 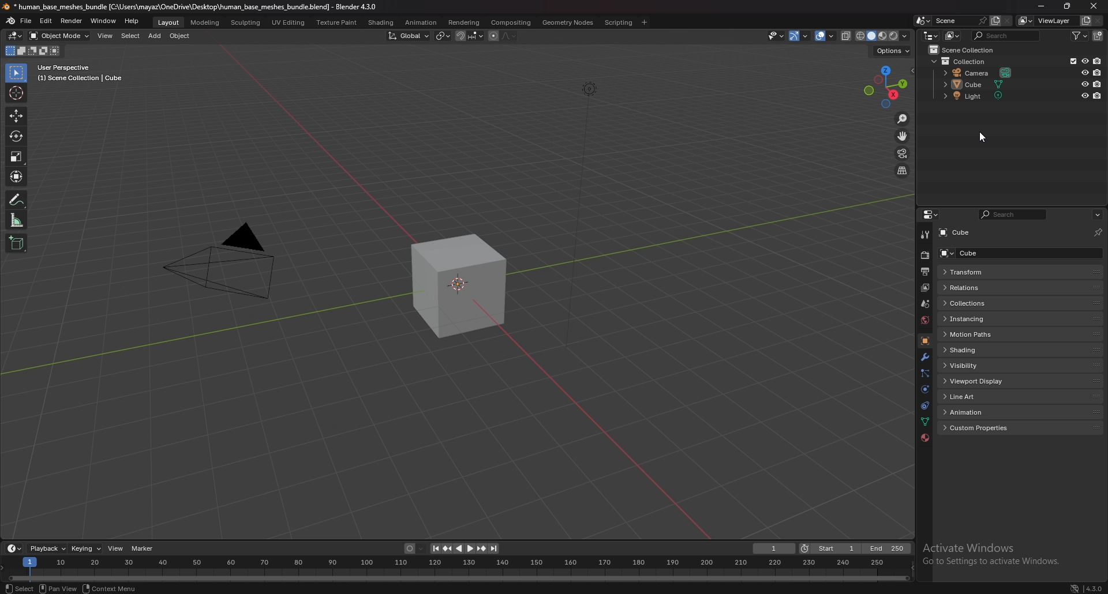 I want to click on tool, so click(x=926, y=235).